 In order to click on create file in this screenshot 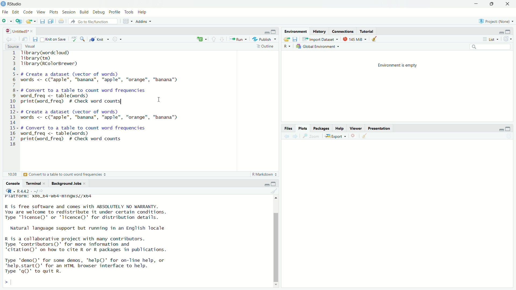, I will do `click(203, 39)`.